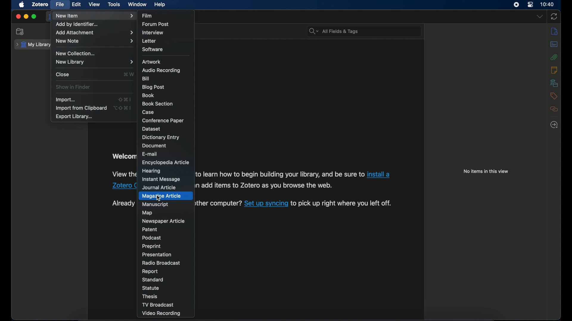 Image resolution: width=572 pixels, height=321 pixels. Describe the element at coordinates (77, 4) in the screenshot. I see `edit` at that location.